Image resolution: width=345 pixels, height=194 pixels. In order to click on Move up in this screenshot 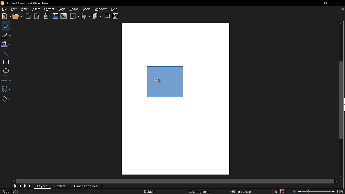, I will do `click(341, 24)`.